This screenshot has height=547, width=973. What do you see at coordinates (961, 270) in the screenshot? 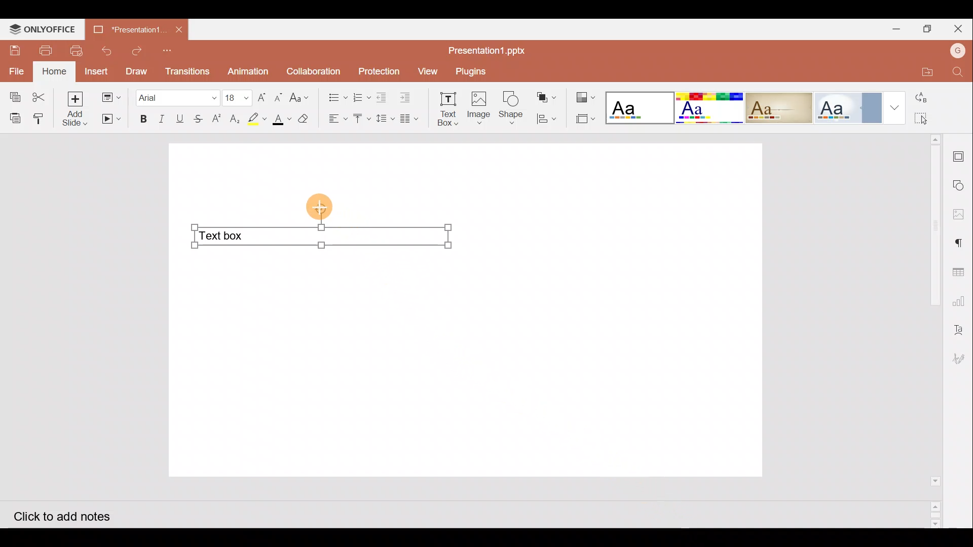
I see `Table settings` at bounding box center [961, 270].